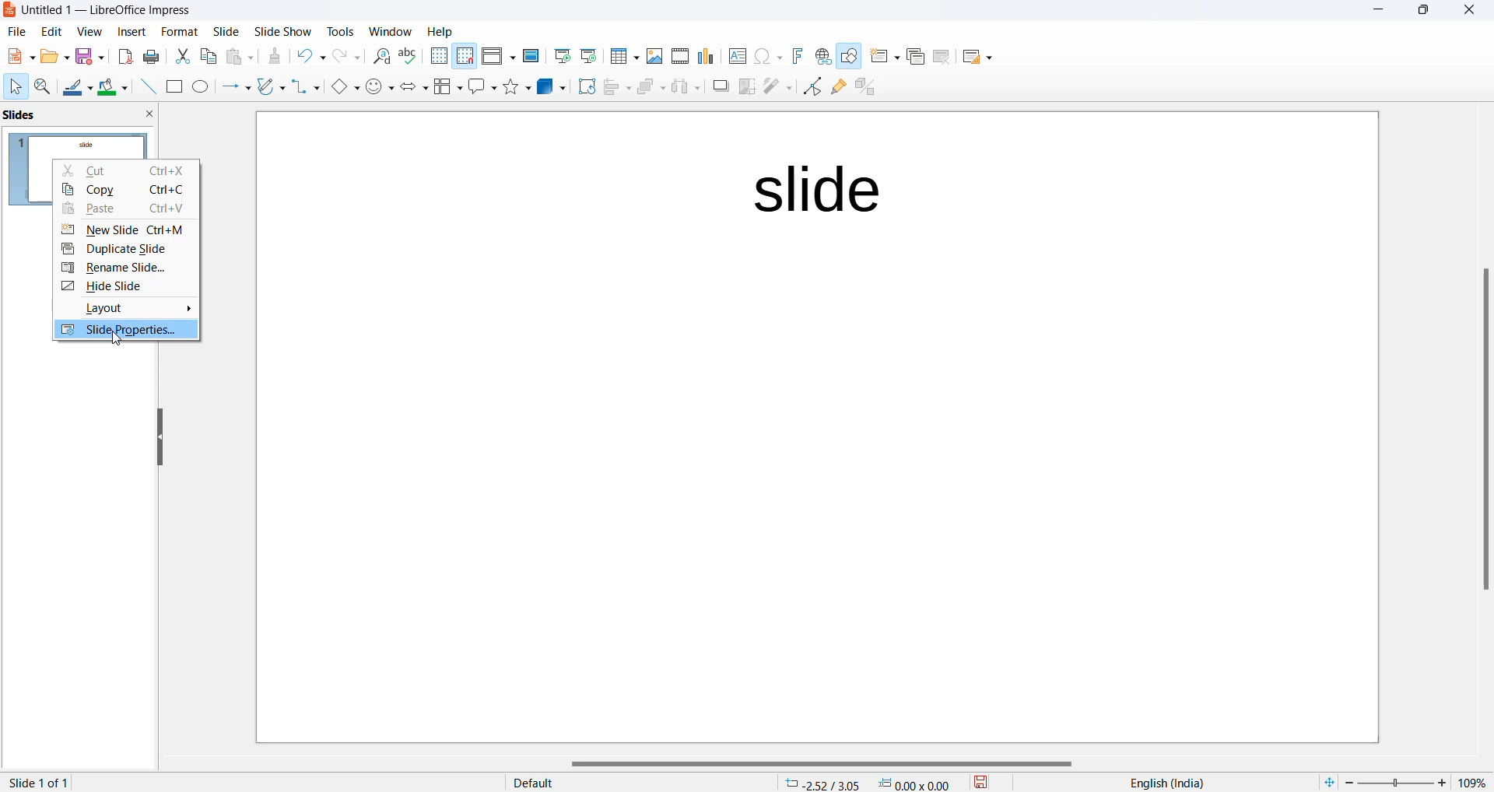 The image size is (1494, 792). I want to click on show glue point function, so click(840, 89).